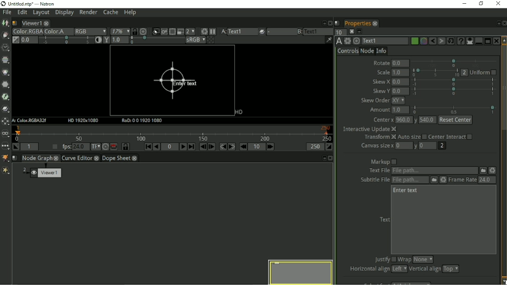  I want to click on Play forward, so click(183, 147).